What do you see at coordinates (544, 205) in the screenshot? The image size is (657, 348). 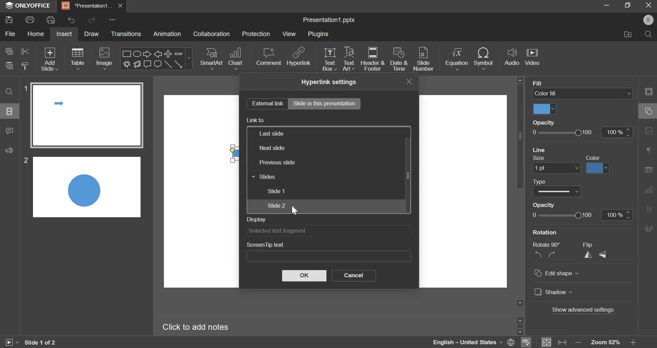 I see `Opacity` at bounding box center [544, 205].